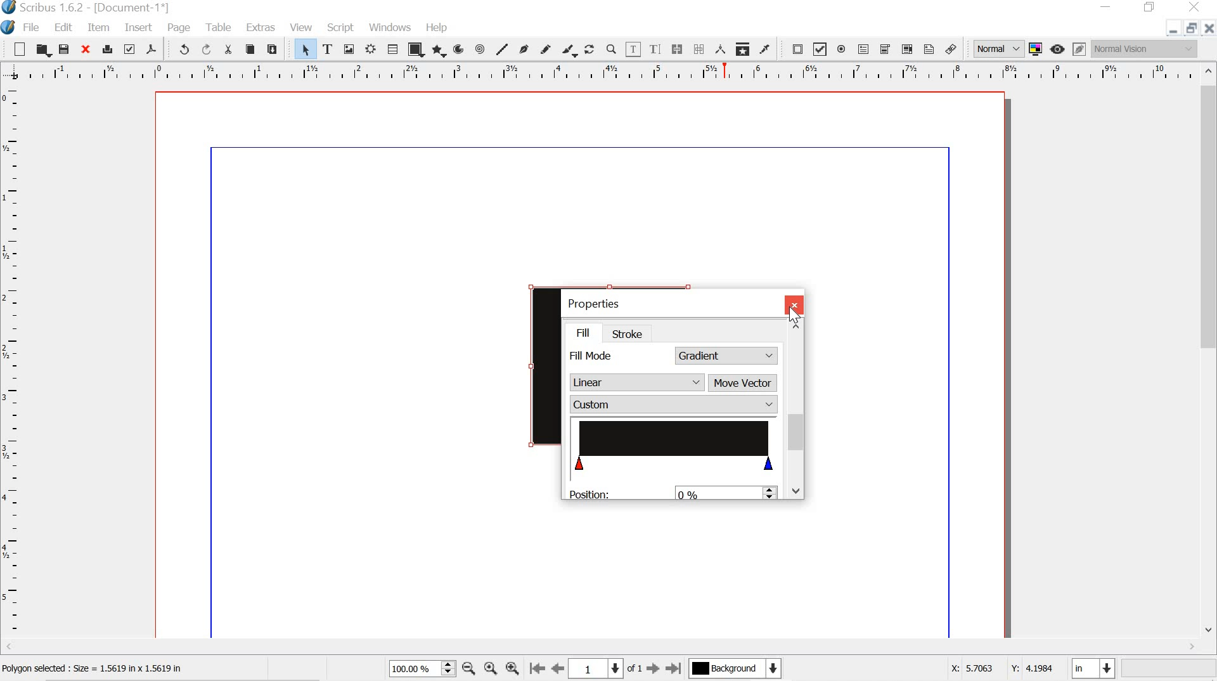 This screenshot has width=1217, height=681. I want to click on in, so click(1094, 668).